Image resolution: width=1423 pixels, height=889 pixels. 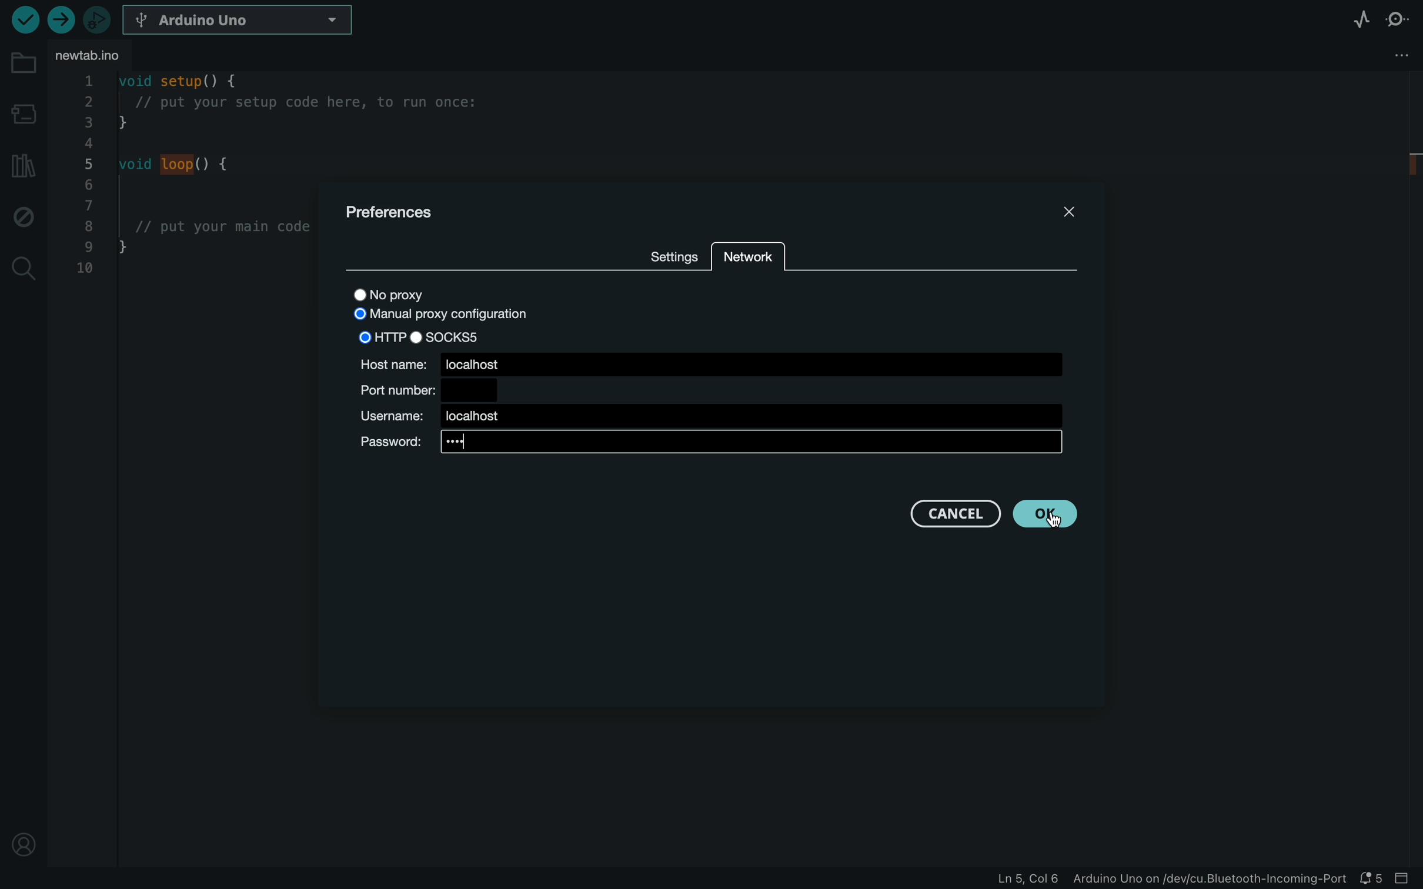 What do you see at coordinates (438, 315) in the screenshot?
I see `MANUAL PROXY` at bounding box center [438, 315].